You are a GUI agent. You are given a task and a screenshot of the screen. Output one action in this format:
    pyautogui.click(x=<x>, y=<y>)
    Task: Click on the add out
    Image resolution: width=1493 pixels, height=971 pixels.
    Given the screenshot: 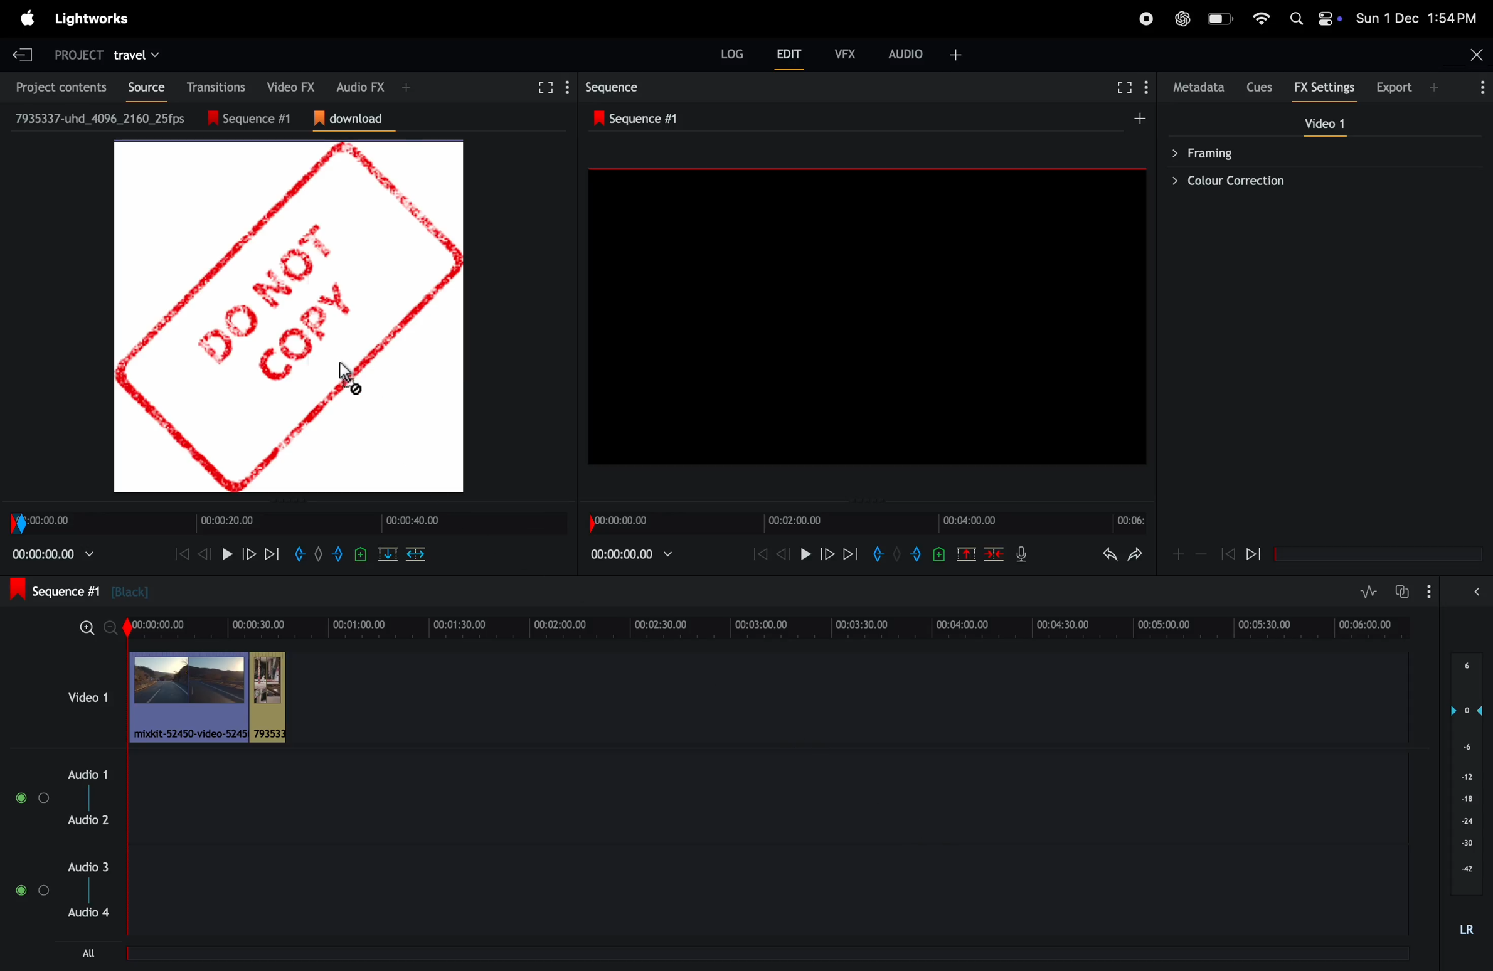 What is the action you would take?
    pyautogui.click(x=918, y=554)
    